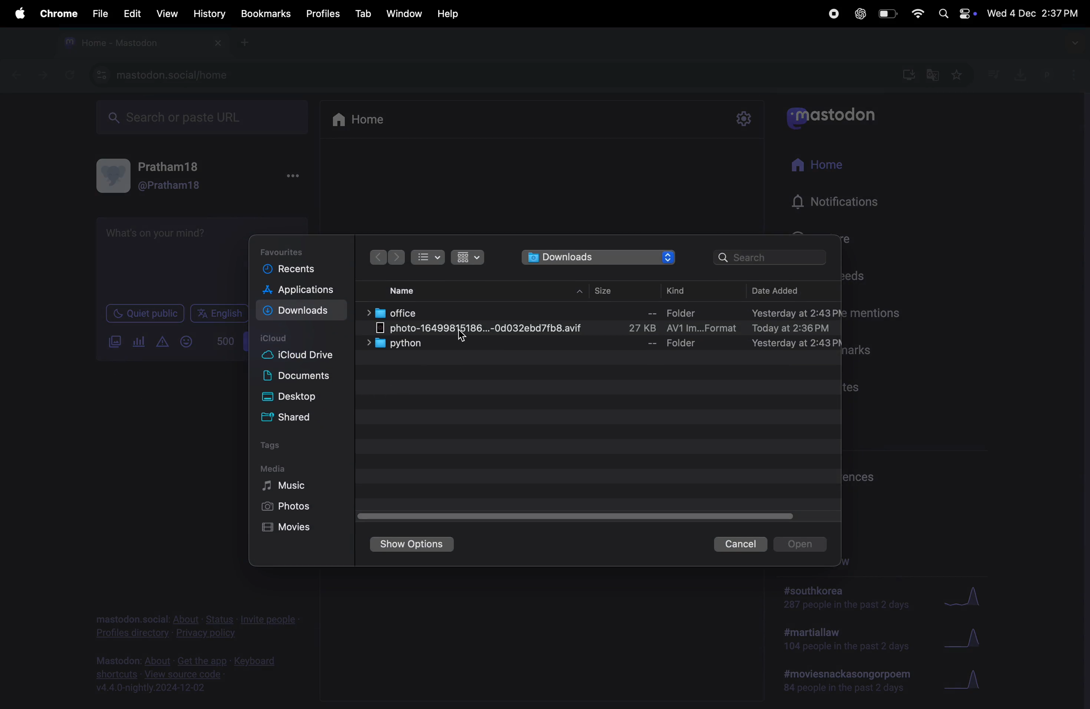 The width and height of the screenshot is (1090, 709). Describe the element at coordinates (905, 74) in the screenshot. I see `download mastodon` at that location.